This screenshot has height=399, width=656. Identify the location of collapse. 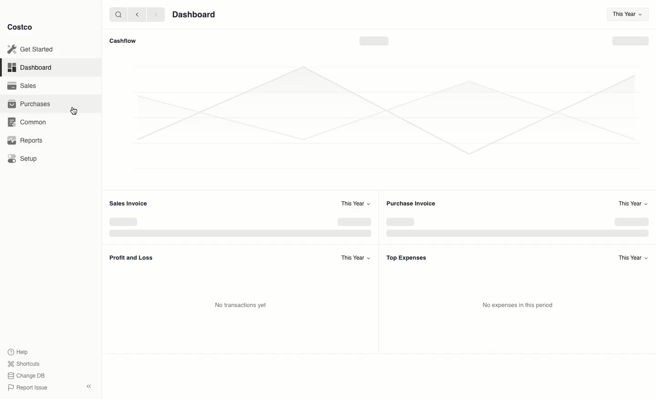
(88, 386).